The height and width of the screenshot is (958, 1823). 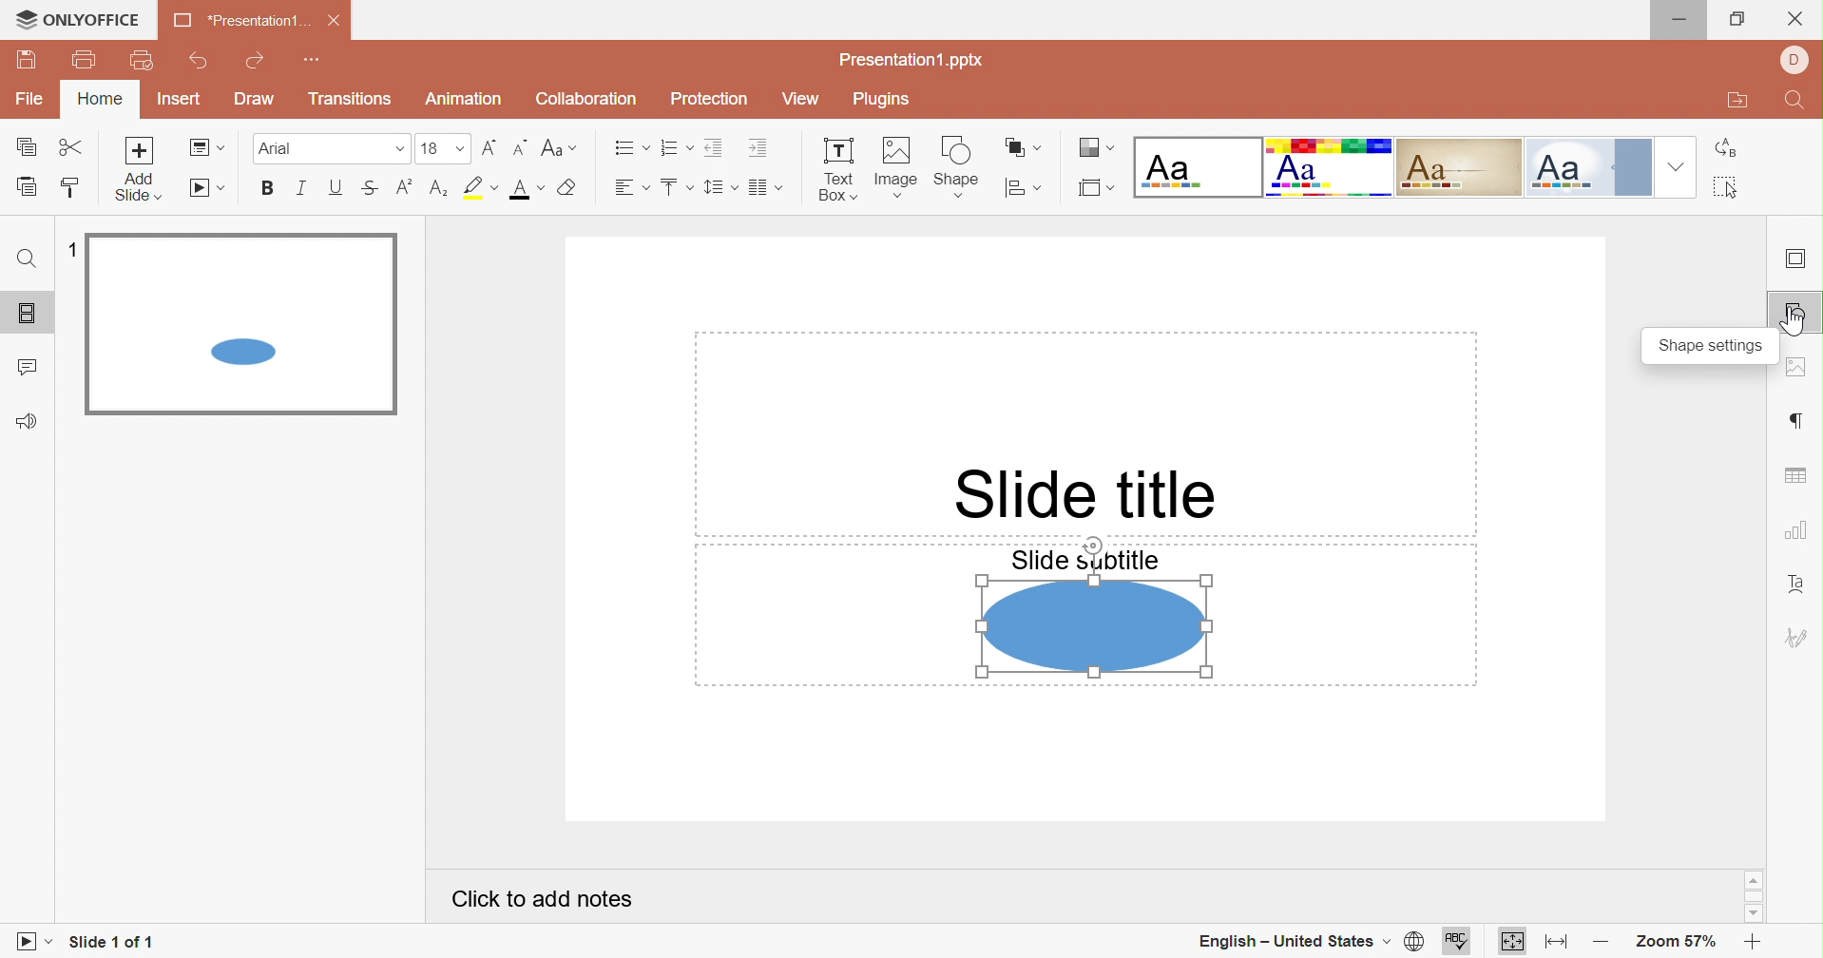 I want to click on Paragraph settings, so click(x=1795, y=421).